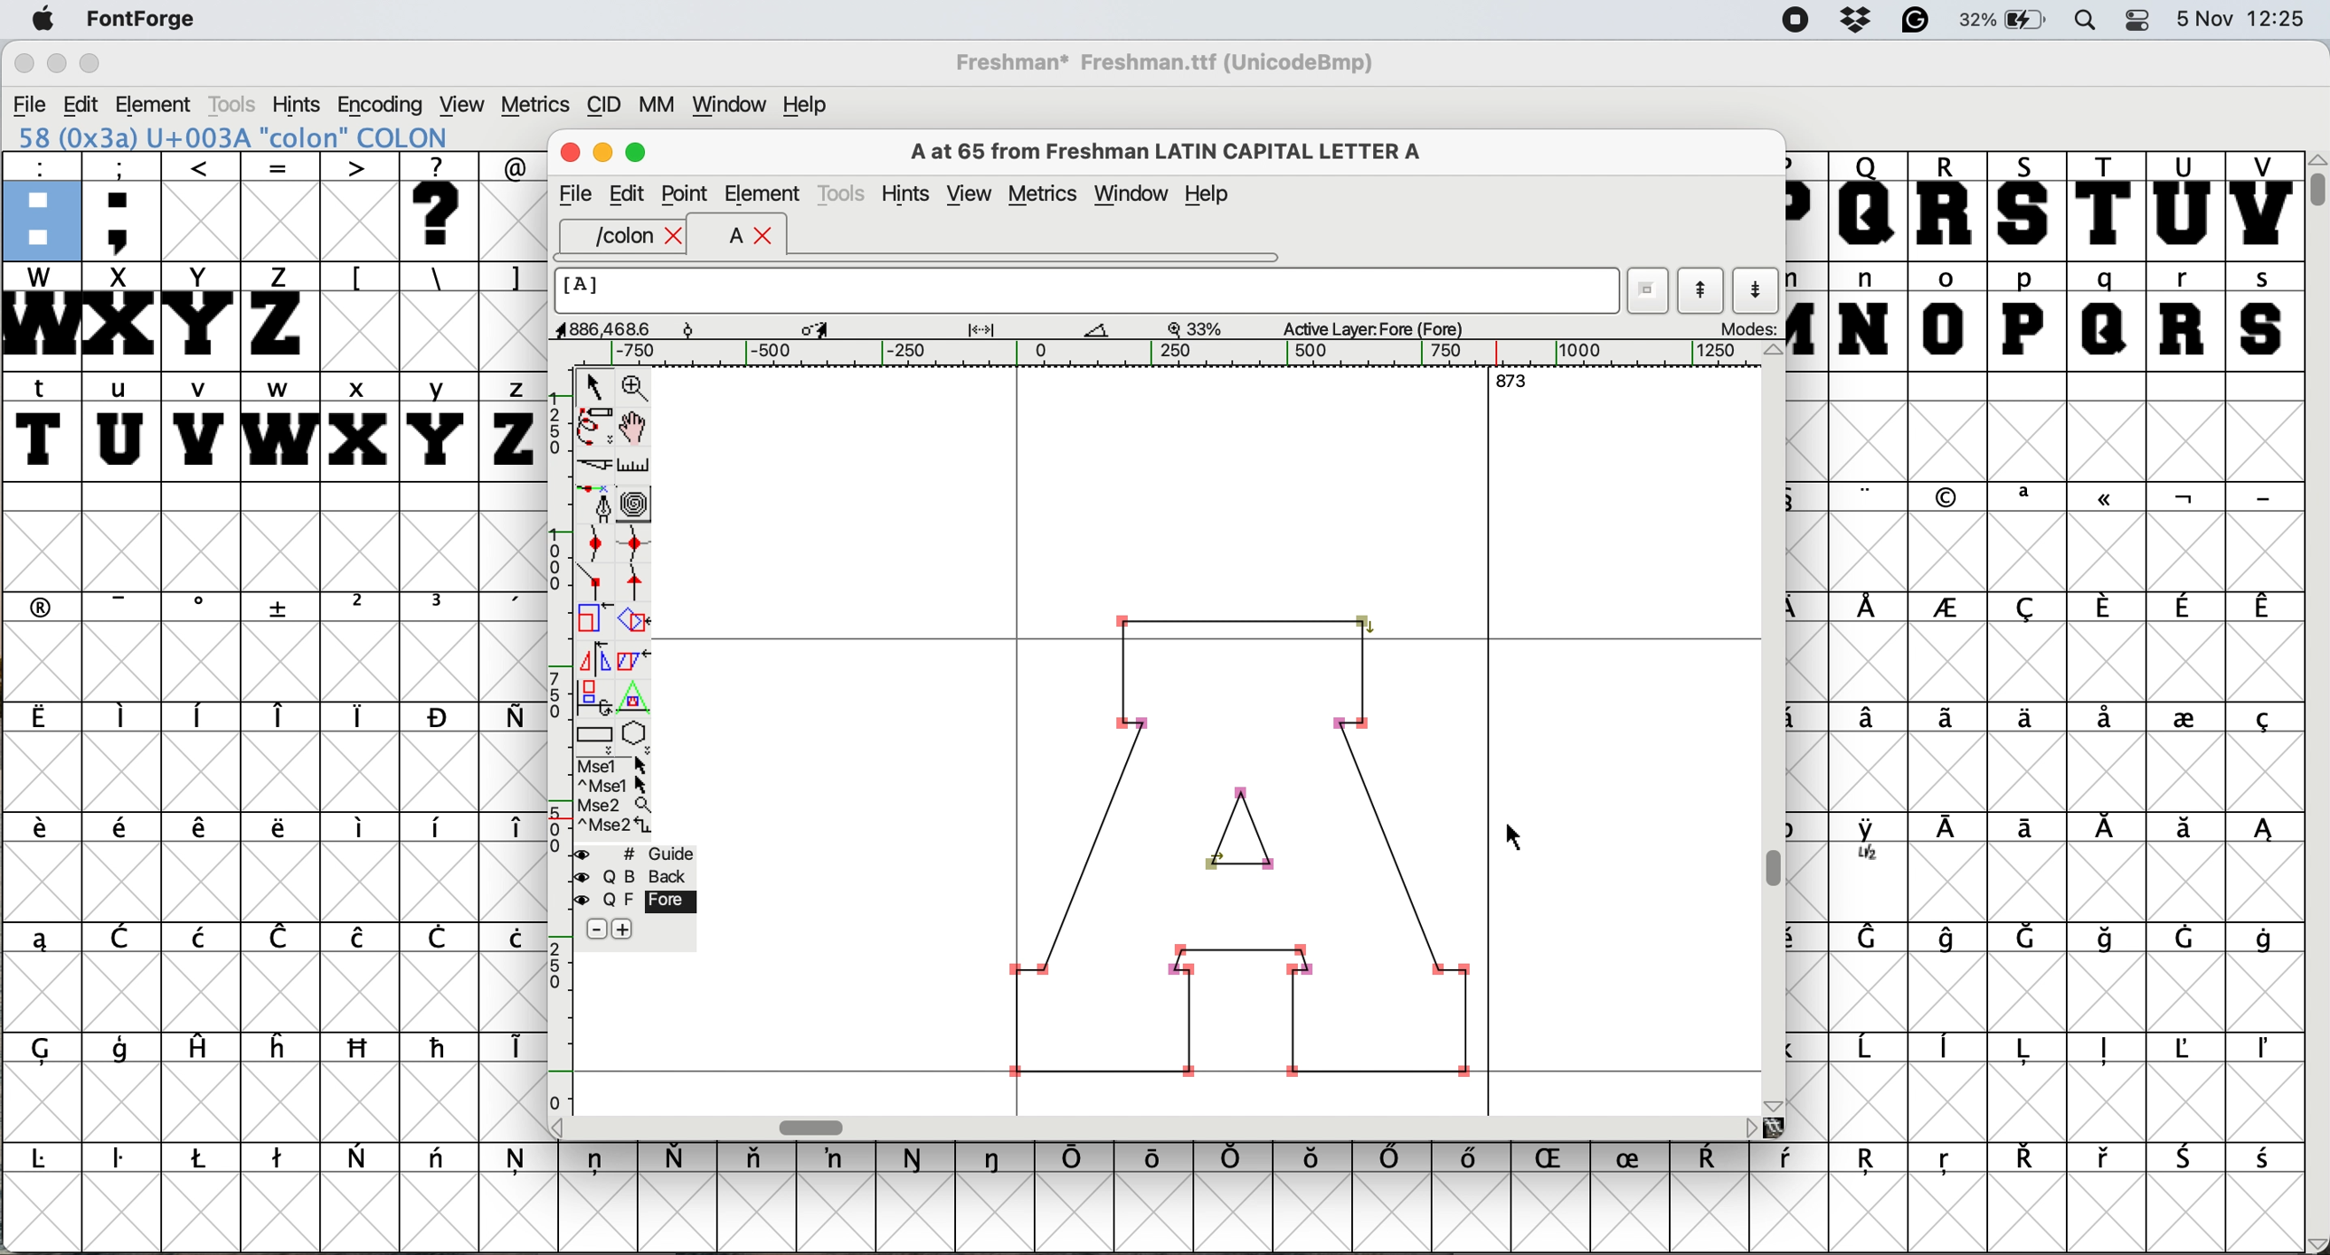  Describe the element at coordinates (594, 689) in the screenshot. I see `rotate selection in 3d and project back to plane` at that location.